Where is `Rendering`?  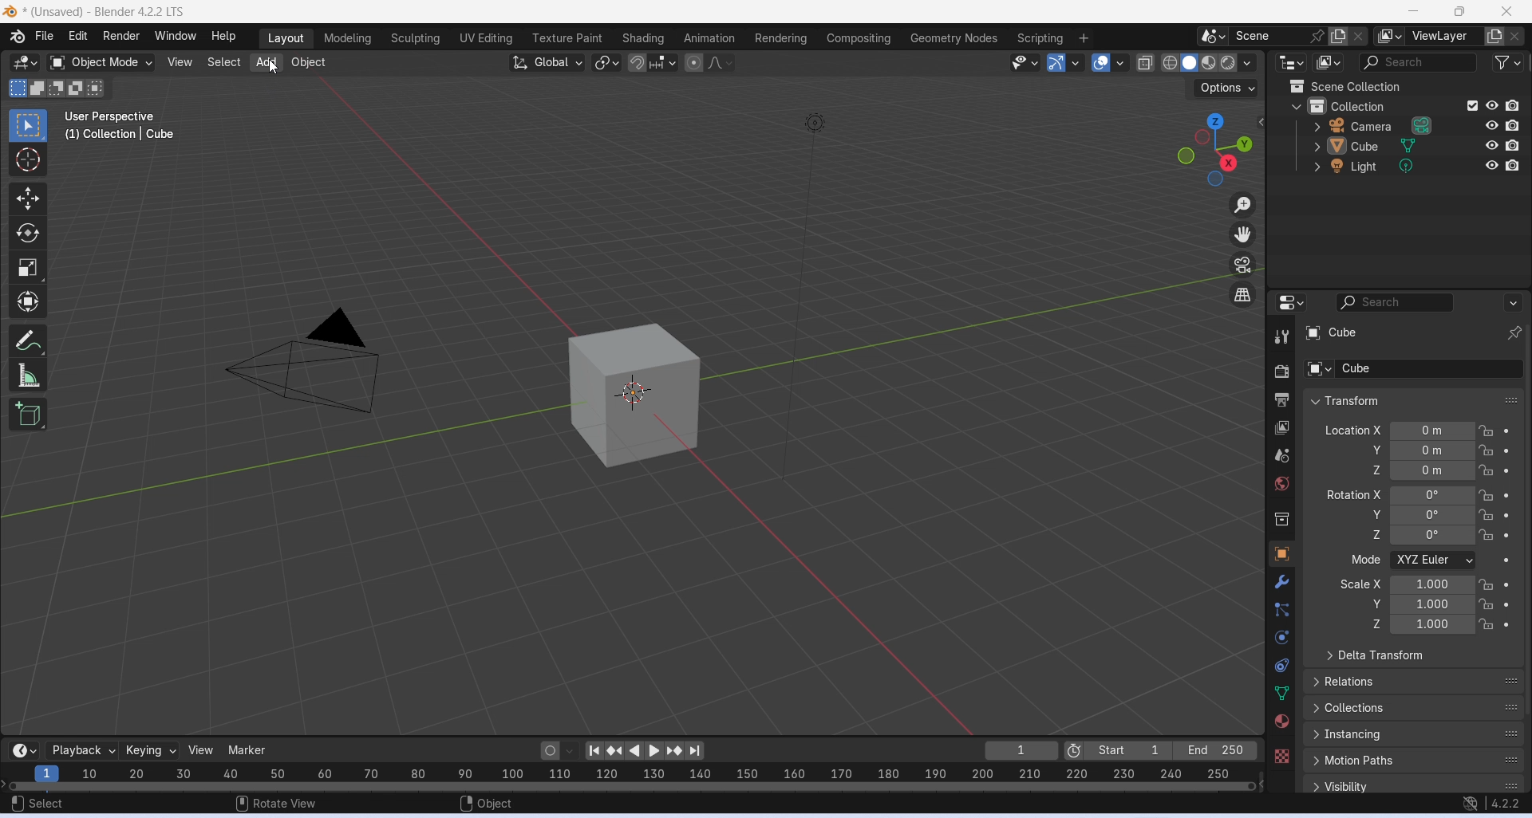 Rendering is located at coordinates (781, 38).